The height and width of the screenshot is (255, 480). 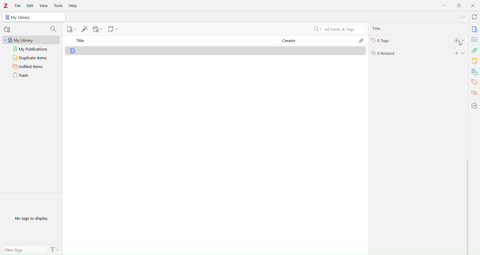 What do you see at coordinates (34, 17) in the screenshot?
I see `My Library` at bounding box center [34, 17].